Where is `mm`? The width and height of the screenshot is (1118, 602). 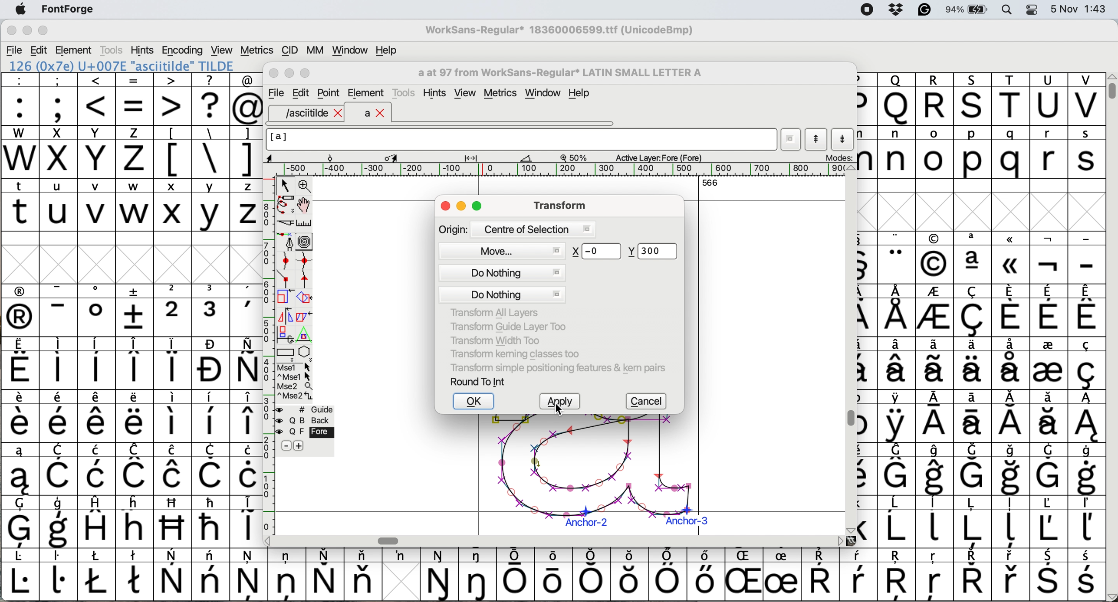 mm is located at coordinates (315, 50).